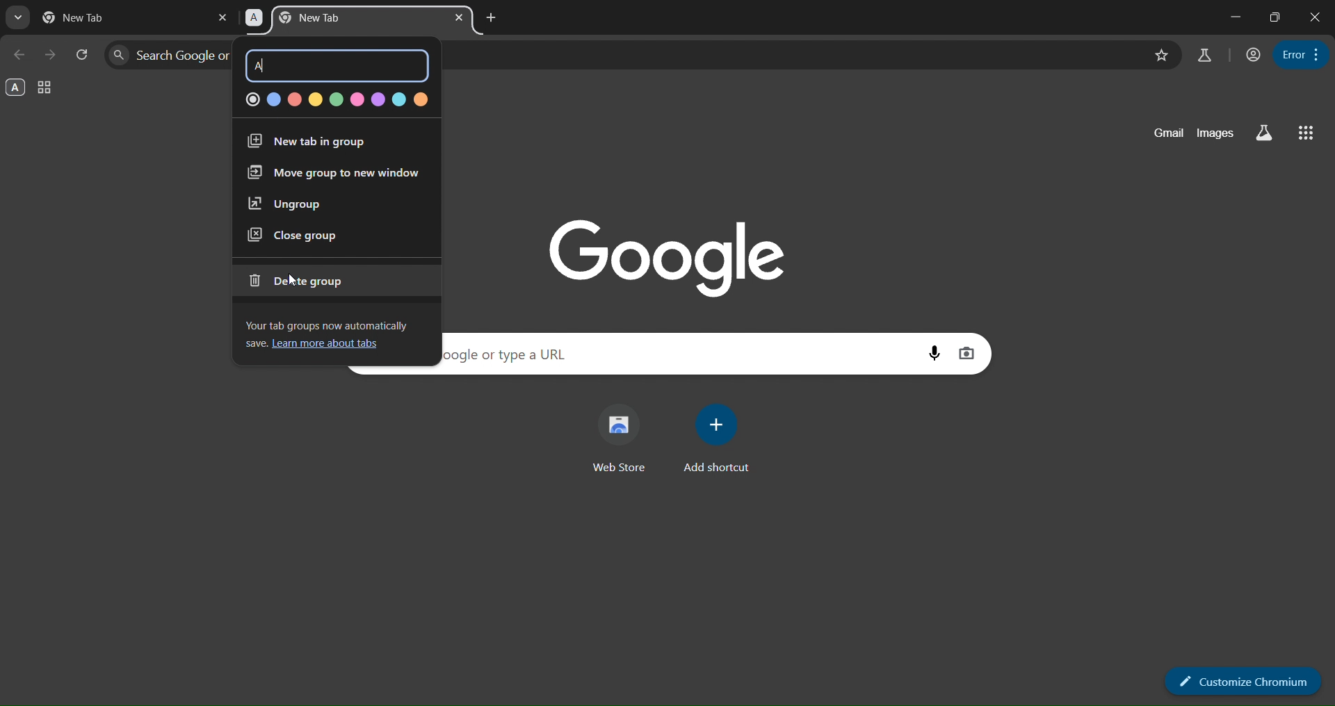 The width and height of the screenshot is (1335, 706). What do you see at coordinates (1250, 55) in the screenshot?
I see `account` at bounding box center [1250, 55].